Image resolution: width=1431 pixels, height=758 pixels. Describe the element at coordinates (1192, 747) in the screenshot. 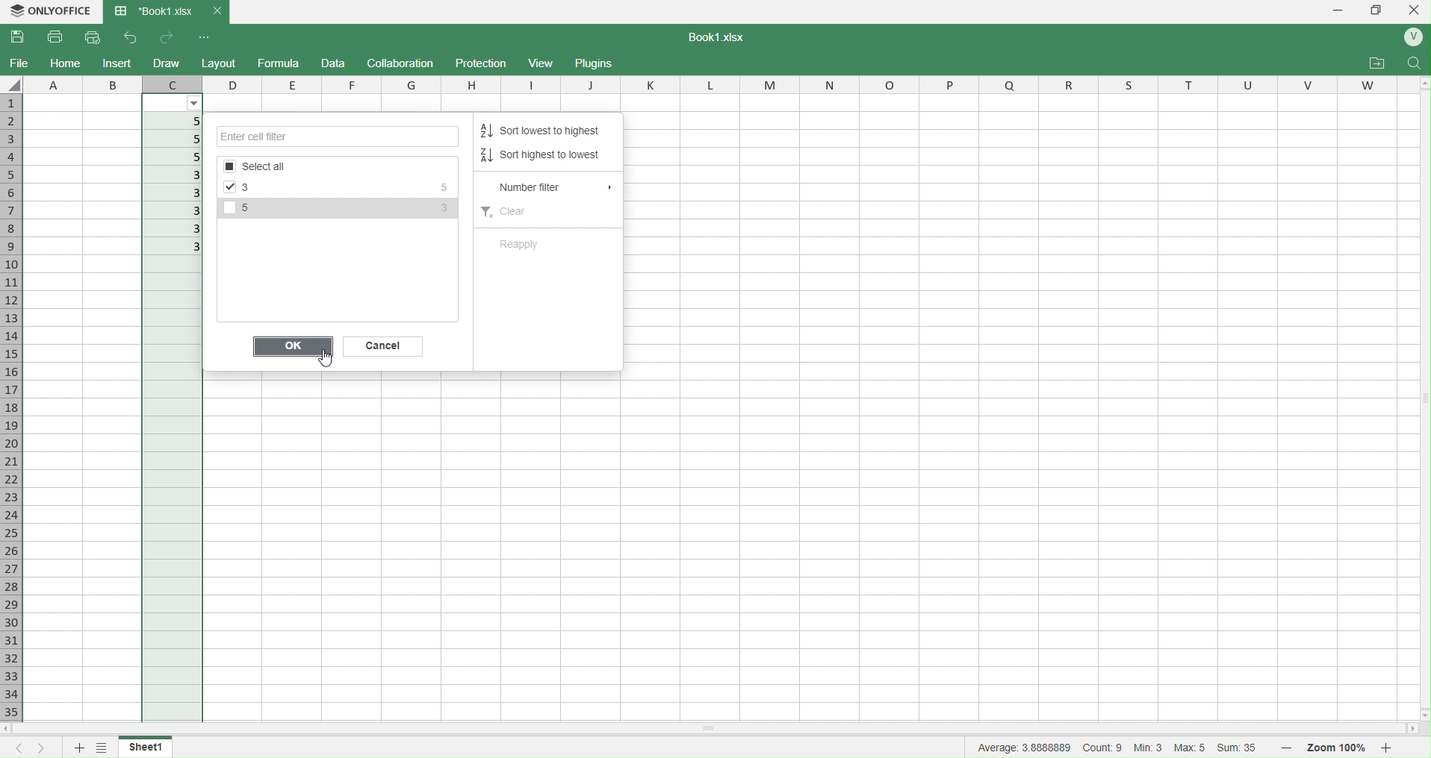

I see `Max` at that location.